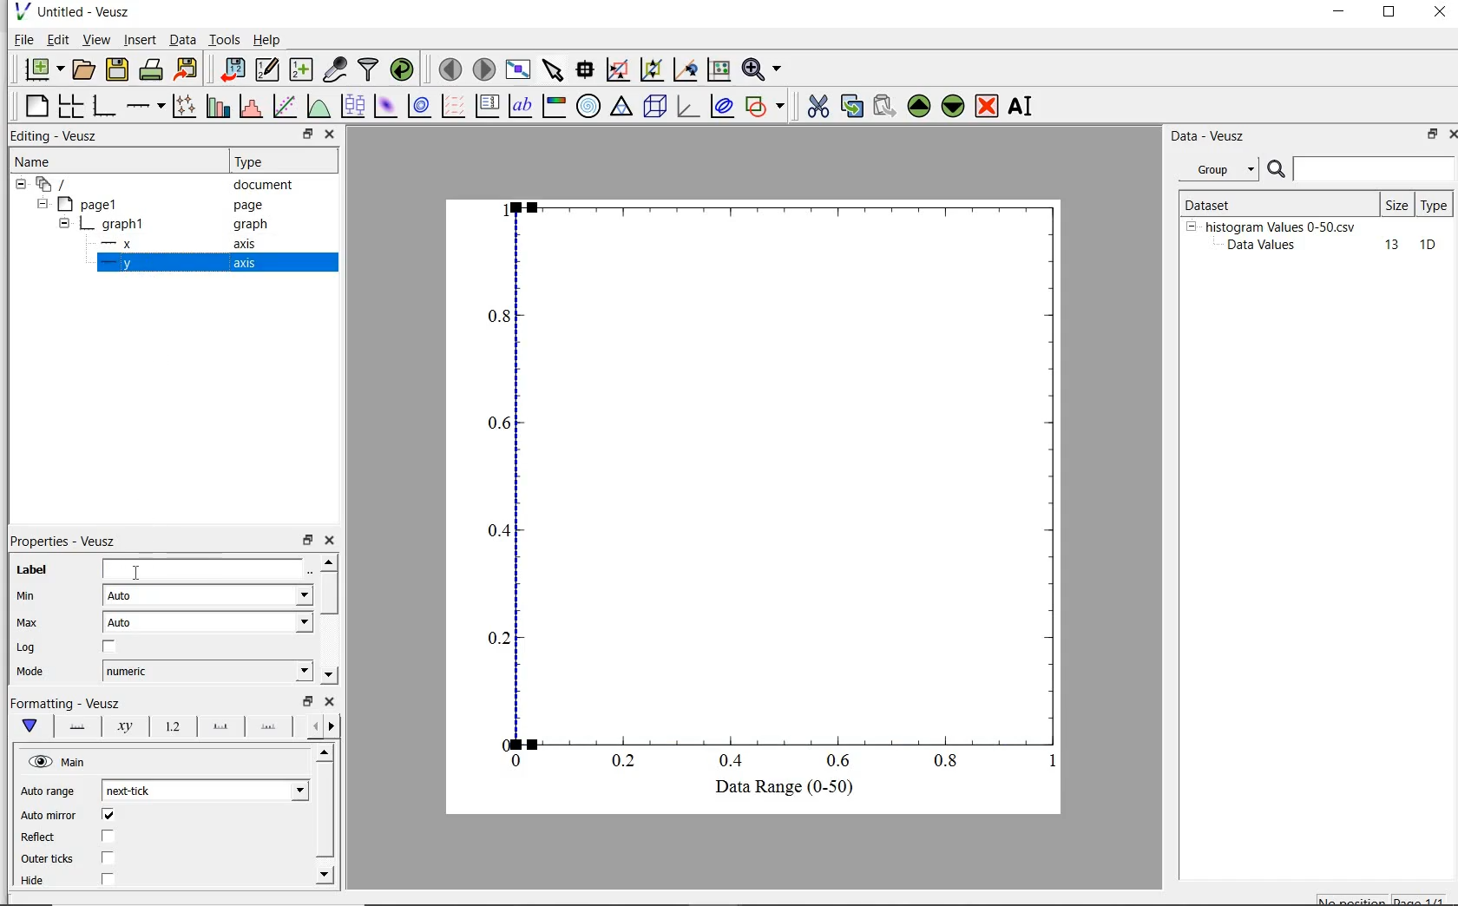 The width and height of the screenshot is (1458, 906). Describe the element at coordinates (312, 726) in the screenshot. I see `previous options` at that location.